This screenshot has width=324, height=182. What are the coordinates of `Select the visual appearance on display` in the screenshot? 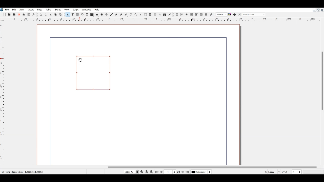 It's located at (254, 14).